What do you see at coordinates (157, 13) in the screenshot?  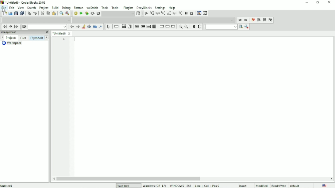 I see `Next line` at bounding box center [157, 13].